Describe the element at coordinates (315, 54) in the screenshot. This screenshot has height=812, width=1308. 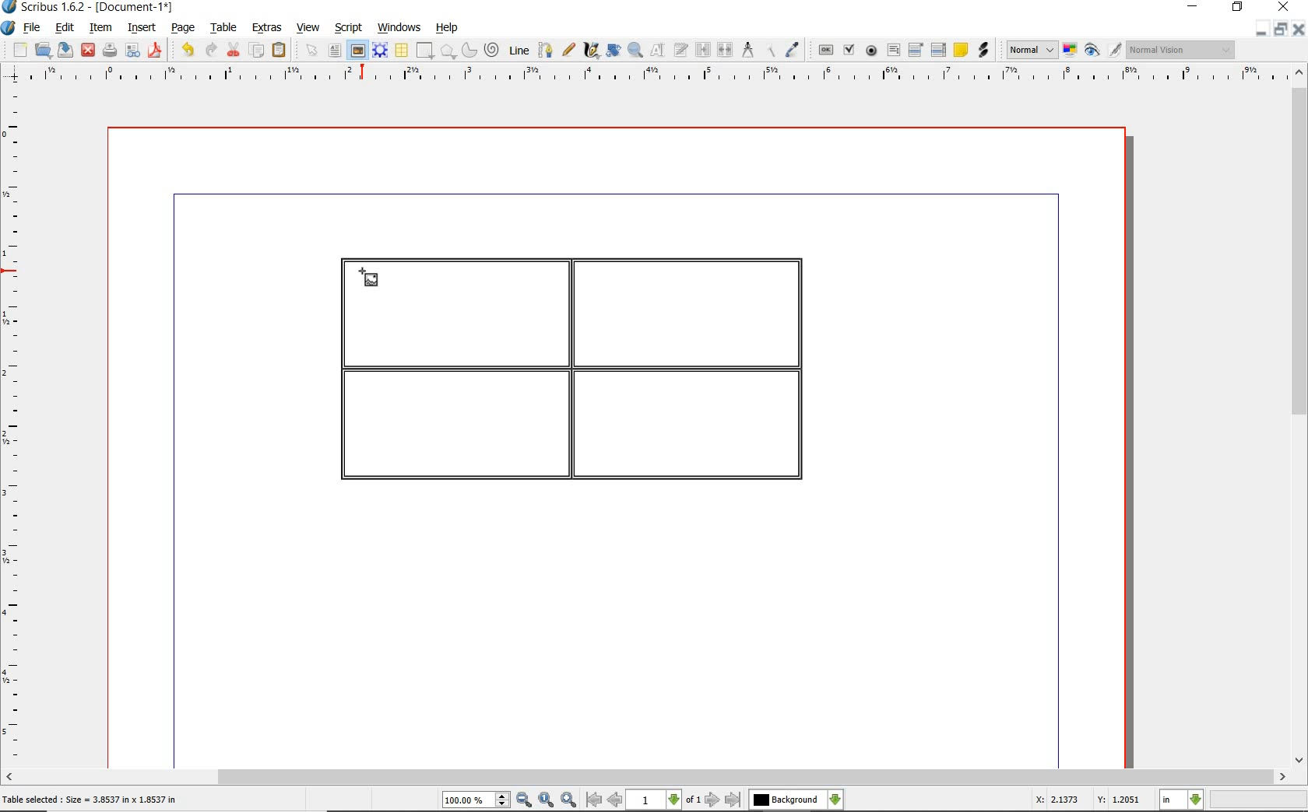
I see `select` at that location.